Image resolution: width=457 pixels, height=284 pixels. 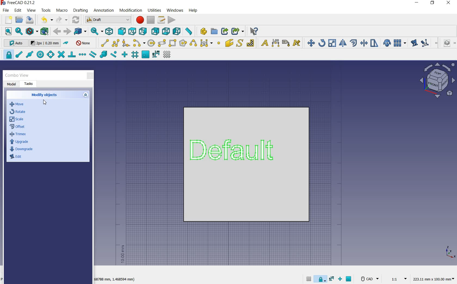 I want to click on back, so click(x=57, y=31).